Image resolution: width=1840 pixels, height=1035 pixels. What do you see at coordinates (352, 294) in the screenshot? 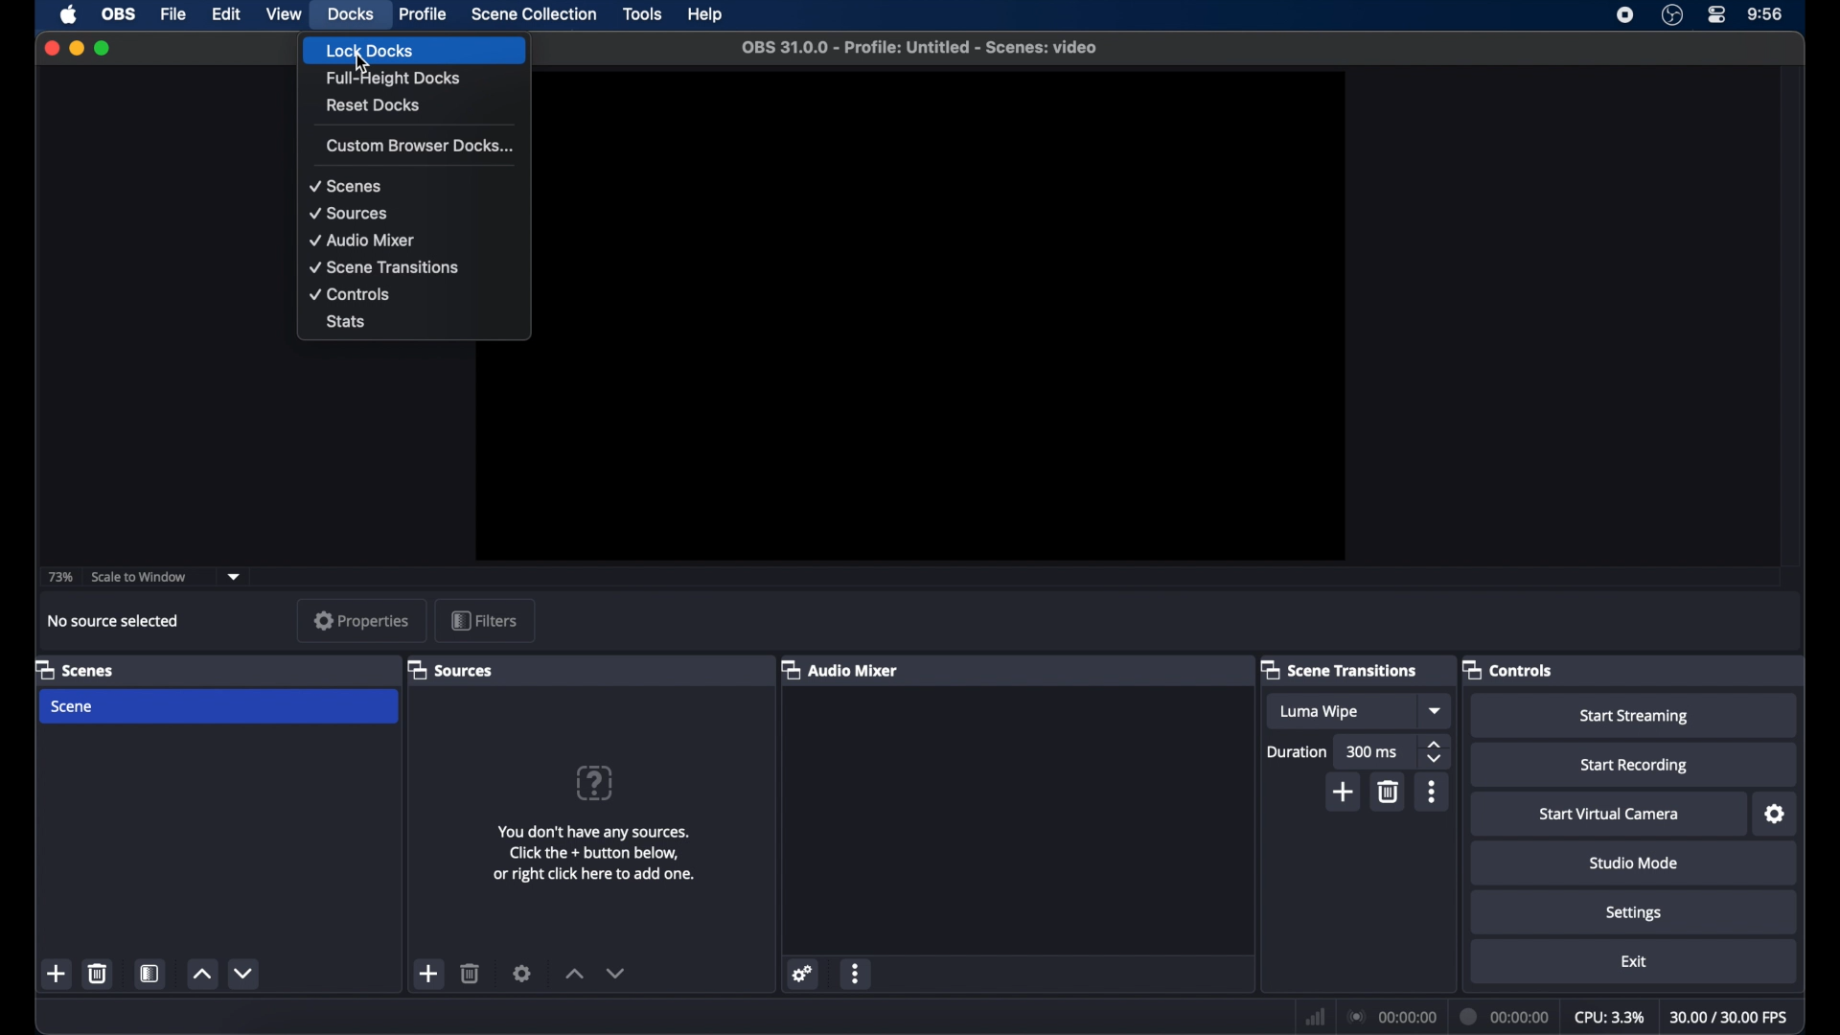
I see `controls` at bounding box center [352, 294].